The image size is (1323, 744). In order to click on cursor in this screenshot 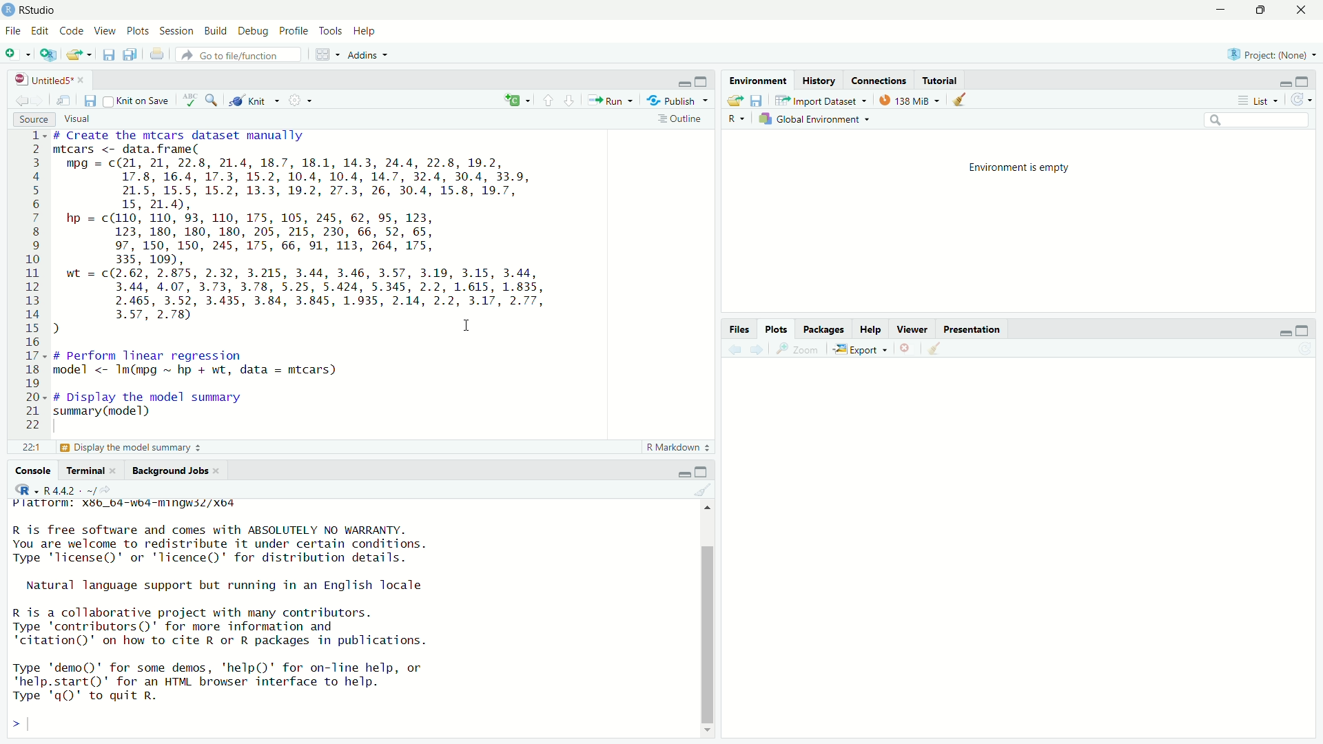, I will do `click(469, 327)`.